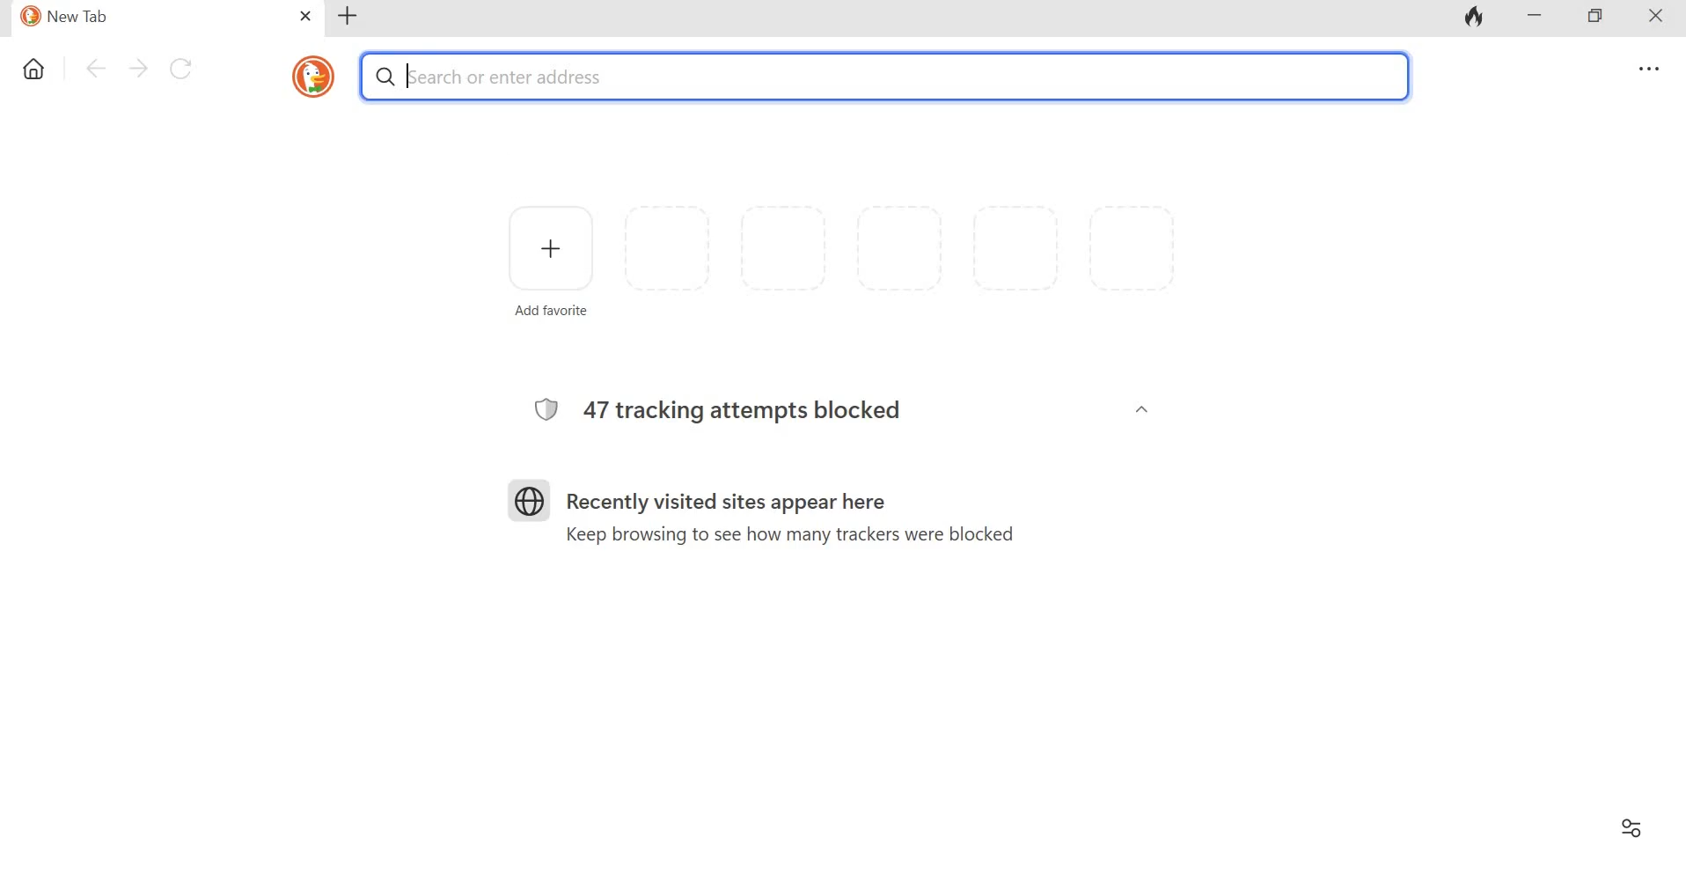 The image size is (1686, 882). Describe the element at coordinates (1633, 827) in the screenshot. I see `Filter settings` at that location.